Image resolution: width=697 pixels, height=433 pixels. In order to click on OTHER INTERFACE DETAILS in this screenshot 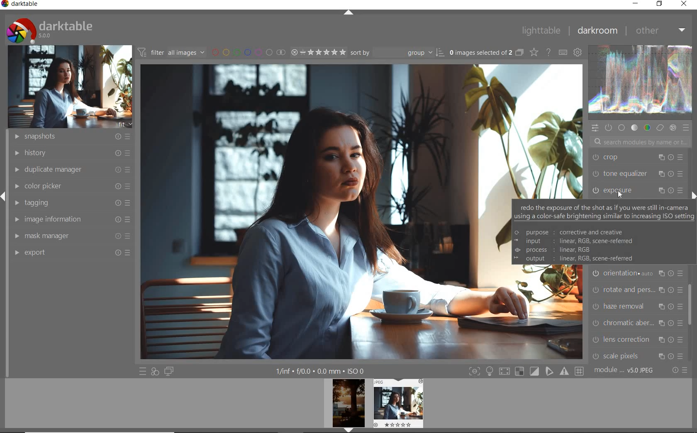, I will do `click(321, 371)`.